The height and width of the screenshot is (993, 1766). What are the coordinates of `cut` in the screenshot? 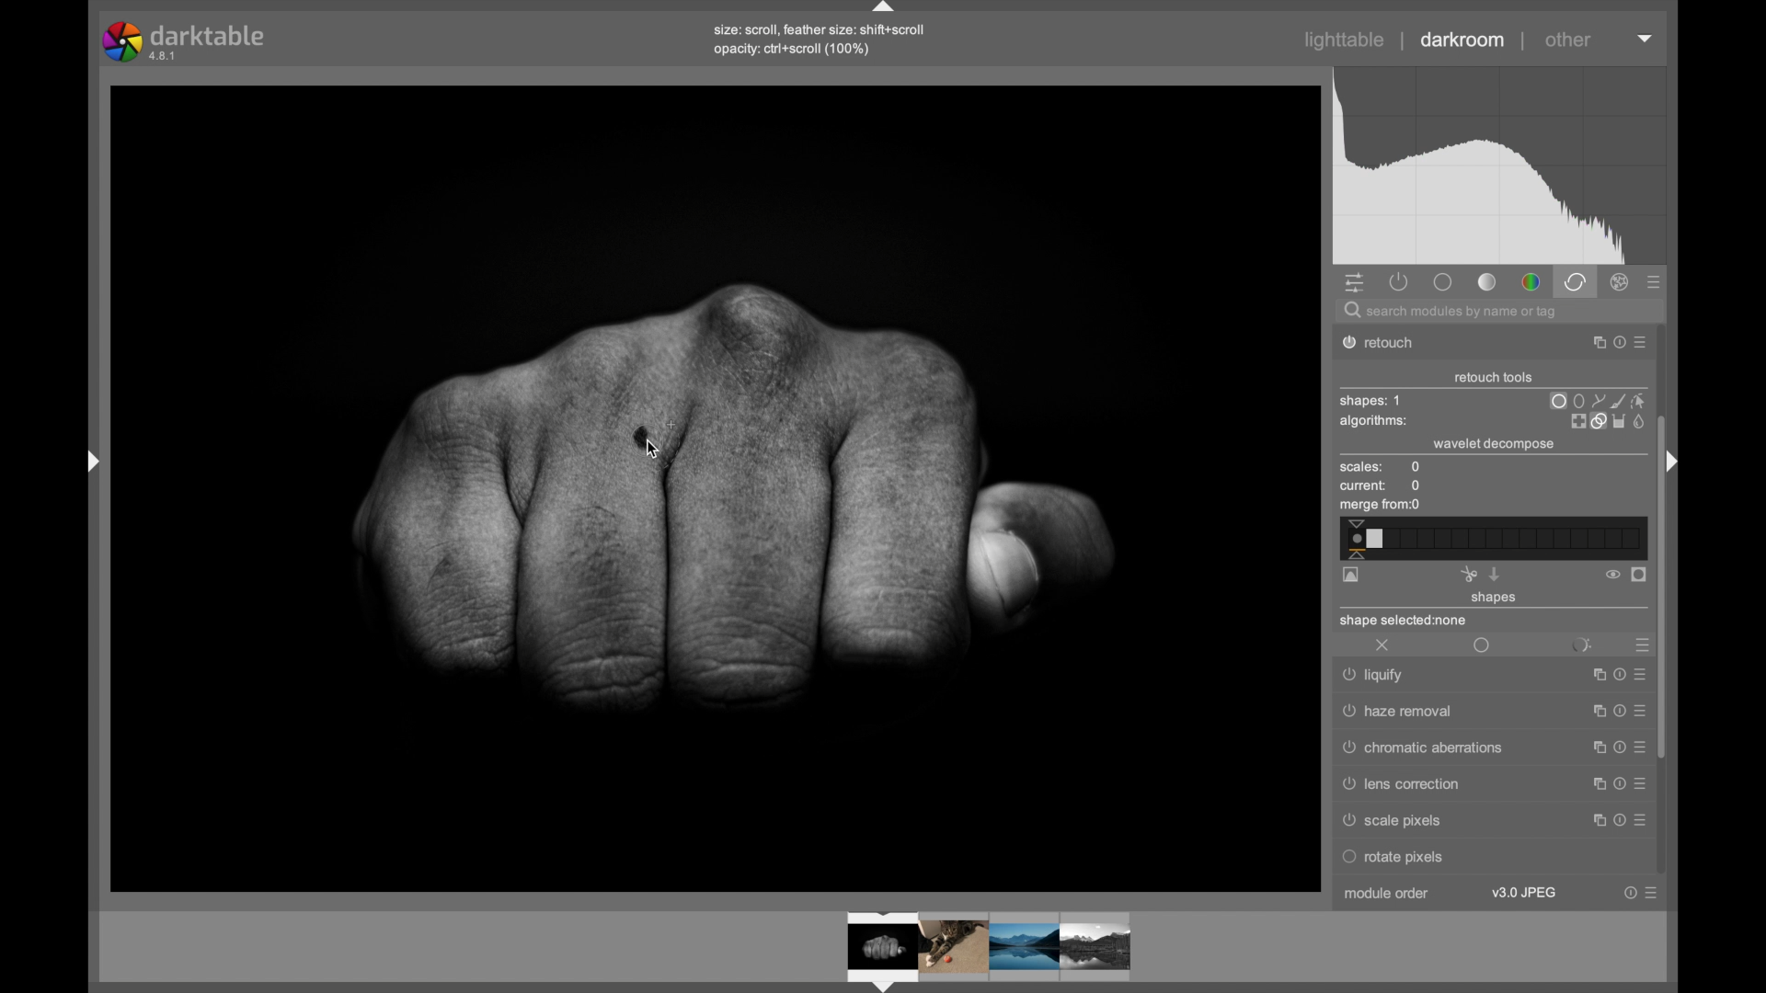 It's located at (1468, 574).